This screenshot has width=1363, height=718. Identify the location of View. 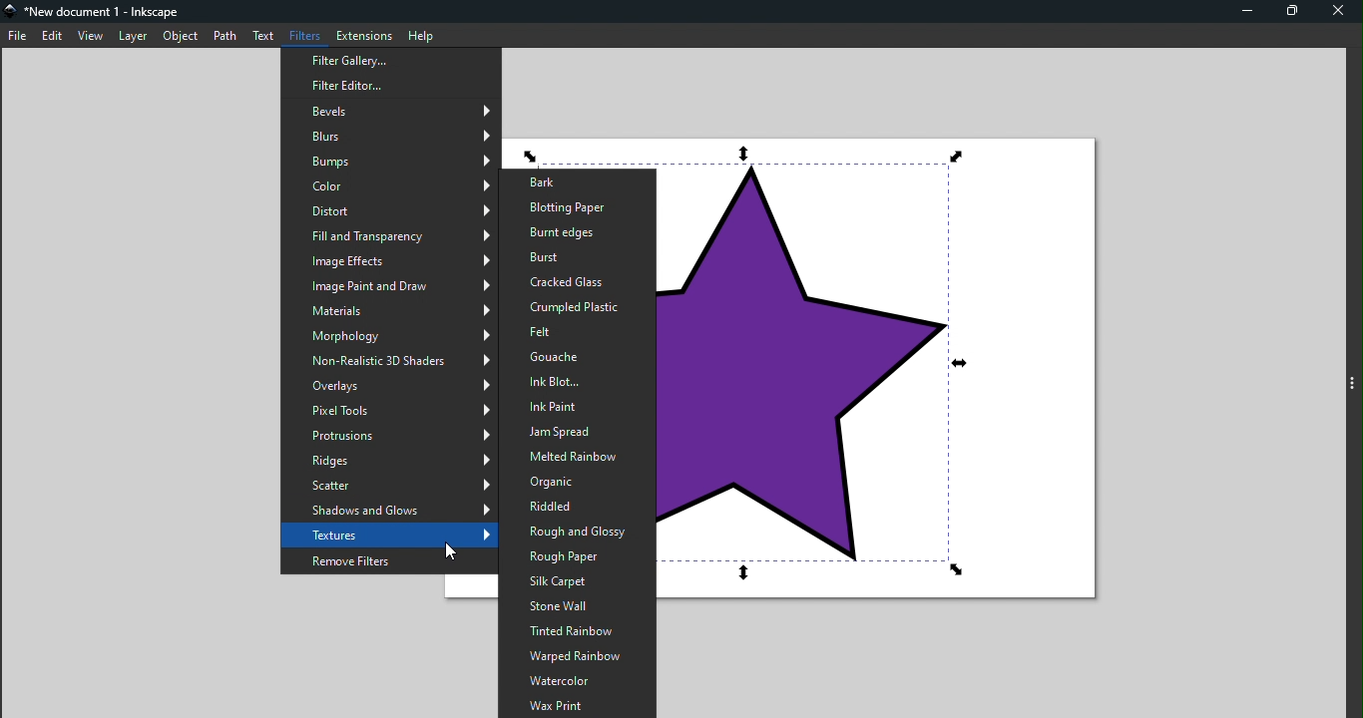
(91, 35).